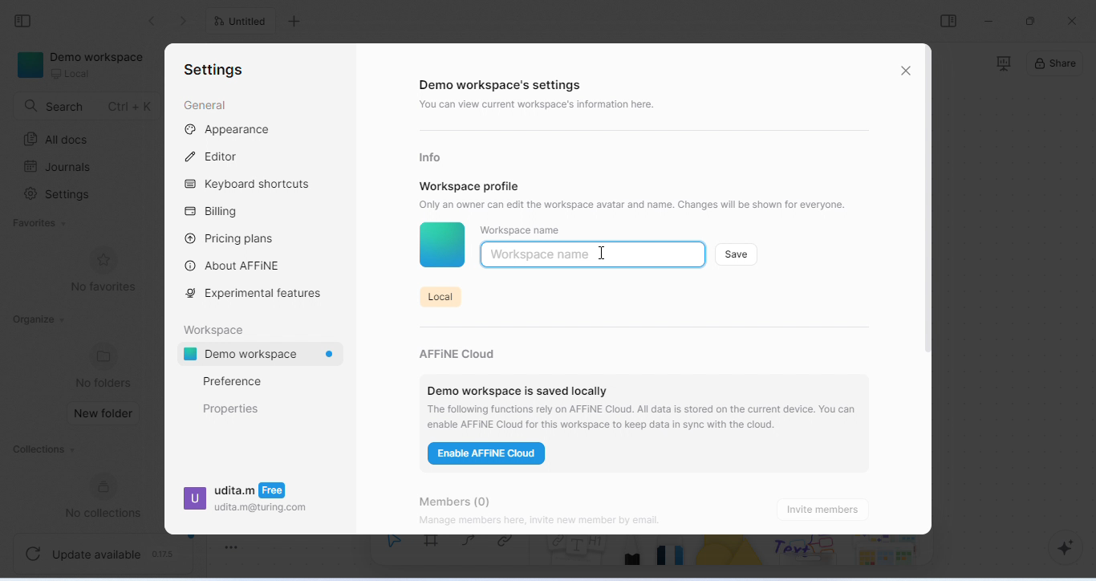  Describe the element at coordinates (521, 230) in the screenshot. I see `workspace name` at that location.